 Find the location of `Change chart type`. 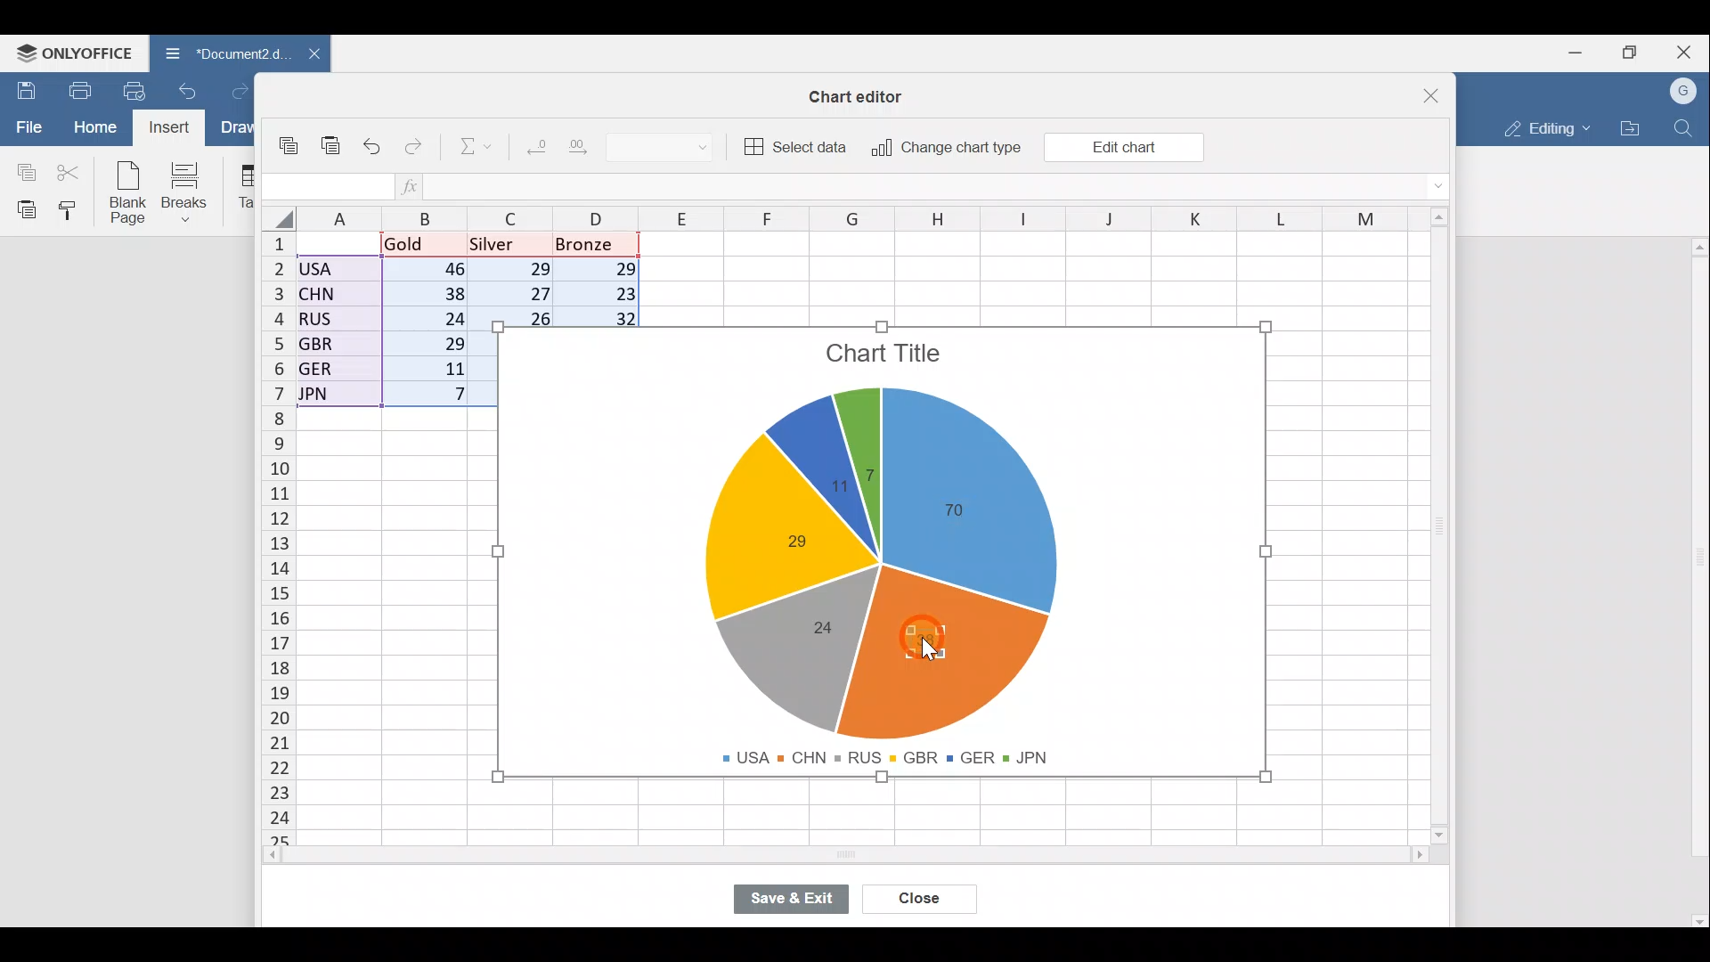

Change chart type is located at coordinates (940, 149).